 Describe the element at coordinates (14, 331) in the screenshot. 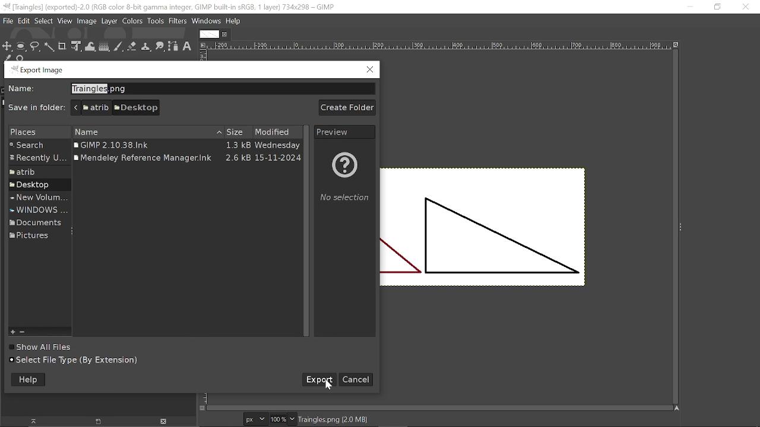

I see `Zoom in` at that location.